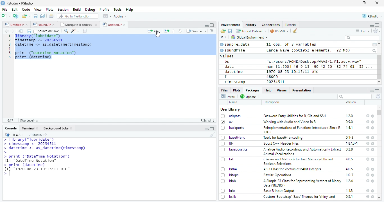 The width and height of the screenshot is (384, 202). I want to click on > library("lubridate™)

> Timestamp <- 20254511

> datetime <- as_datetime(timestamp)
>

> print ("DateTime Notation")

[1] "DateTime Notation”

> print_(datetime)

[1] "1970-08-23 10:15:11 utc”

>, so click(44, 157).